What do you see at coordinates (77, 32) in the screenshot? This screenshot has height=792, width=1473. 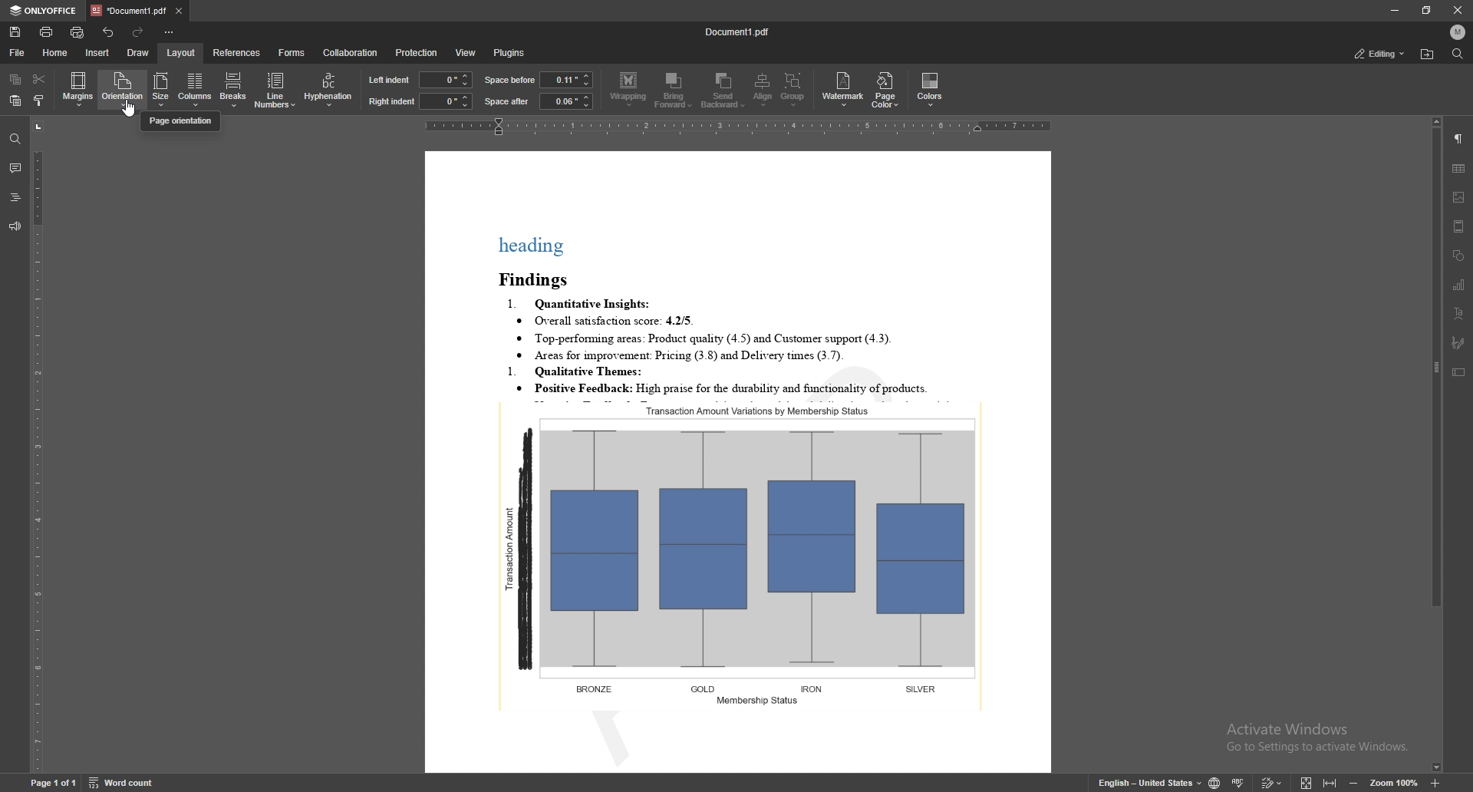 I see `quick print` at bounding box center [77, 32].